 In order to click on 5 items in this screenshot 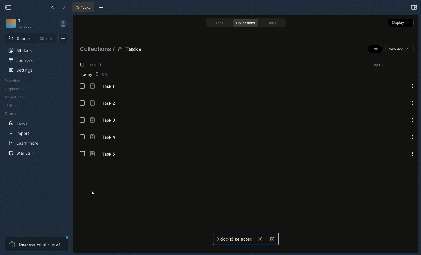, I will do `click(103, 75)`.